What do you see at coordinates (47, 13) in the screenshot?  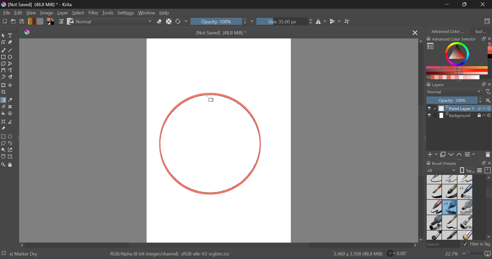 I see `Image` at bounding box center [47, 13].